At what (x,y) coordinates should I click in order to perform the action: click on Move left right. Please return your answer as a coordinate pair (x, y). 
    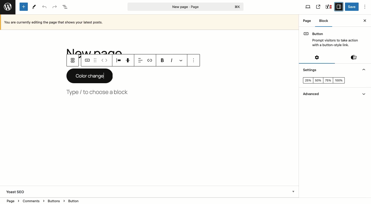
    Looking at the image, I should click on (104, 61).